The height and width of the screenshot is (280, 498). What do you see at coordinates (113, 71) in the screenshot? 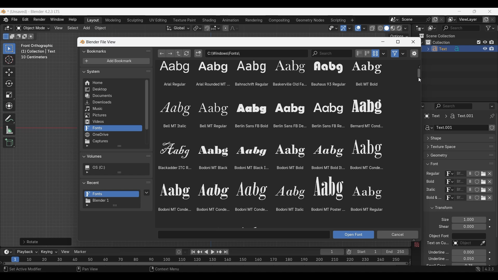
I see `Collapse System` at bounding box center [113, 71].